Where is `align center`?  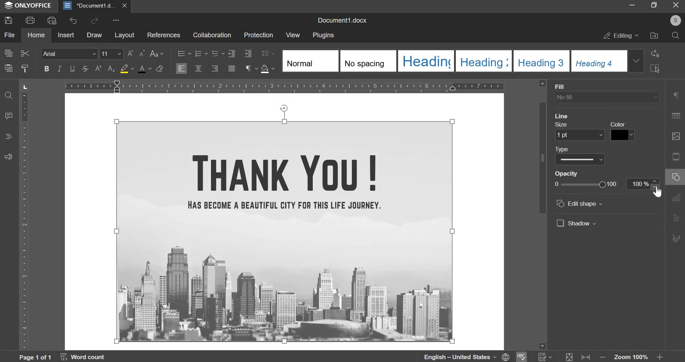 align center is located at coordinates (198, 68).